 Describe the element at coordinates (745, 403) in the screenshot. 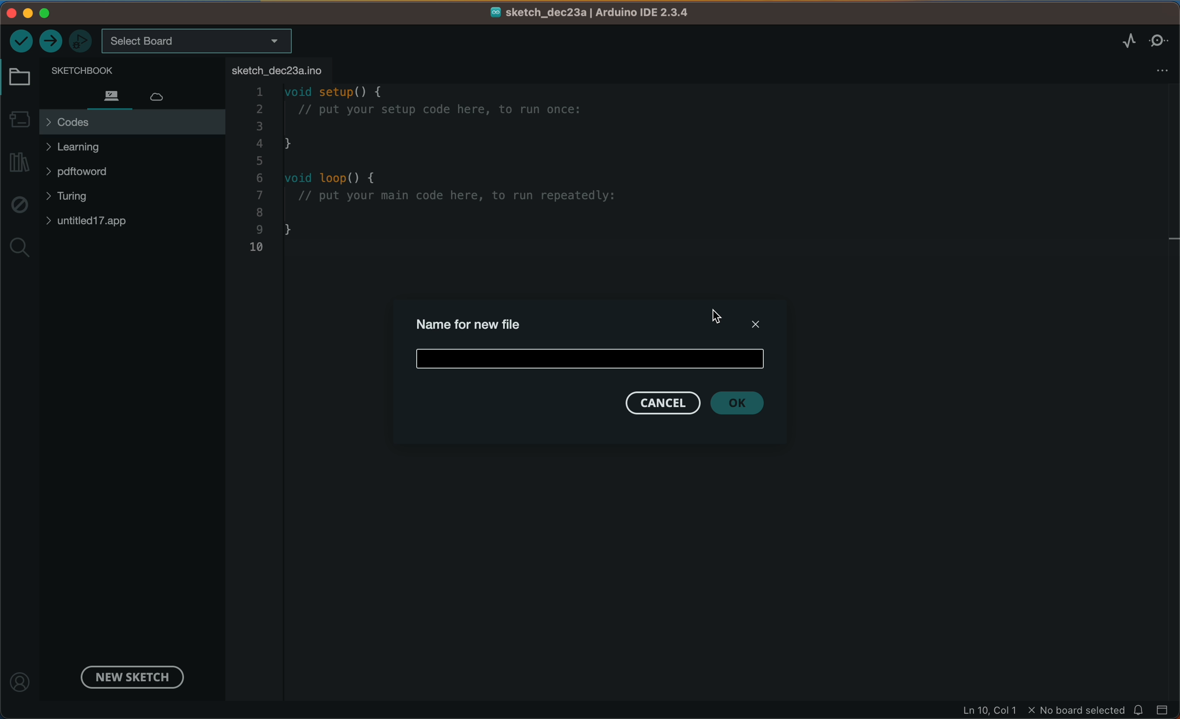

I see `ok` at that location.